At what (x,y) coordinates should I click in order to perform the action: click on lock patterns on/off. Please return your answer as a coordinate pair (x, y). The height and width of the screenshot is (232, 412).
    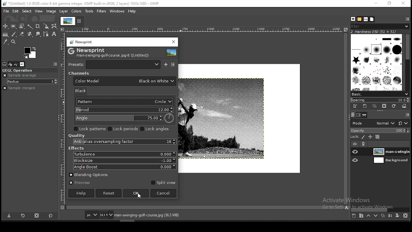
    Looking at the image, I should click on (90, 129).